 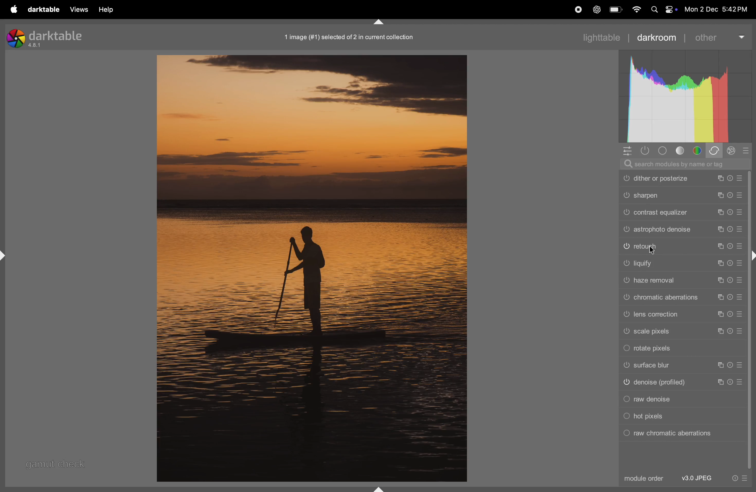 What do you see at coordinates (15, 10) in the screenshot?
I see `apple menu` at bounding box center [15, 10].